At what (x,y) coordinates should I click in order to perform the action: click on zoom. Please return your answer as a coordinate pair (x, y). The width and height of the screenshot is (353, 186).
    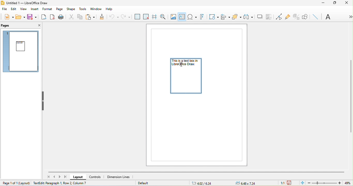
    Looking at the image, I should click on (329, 183).